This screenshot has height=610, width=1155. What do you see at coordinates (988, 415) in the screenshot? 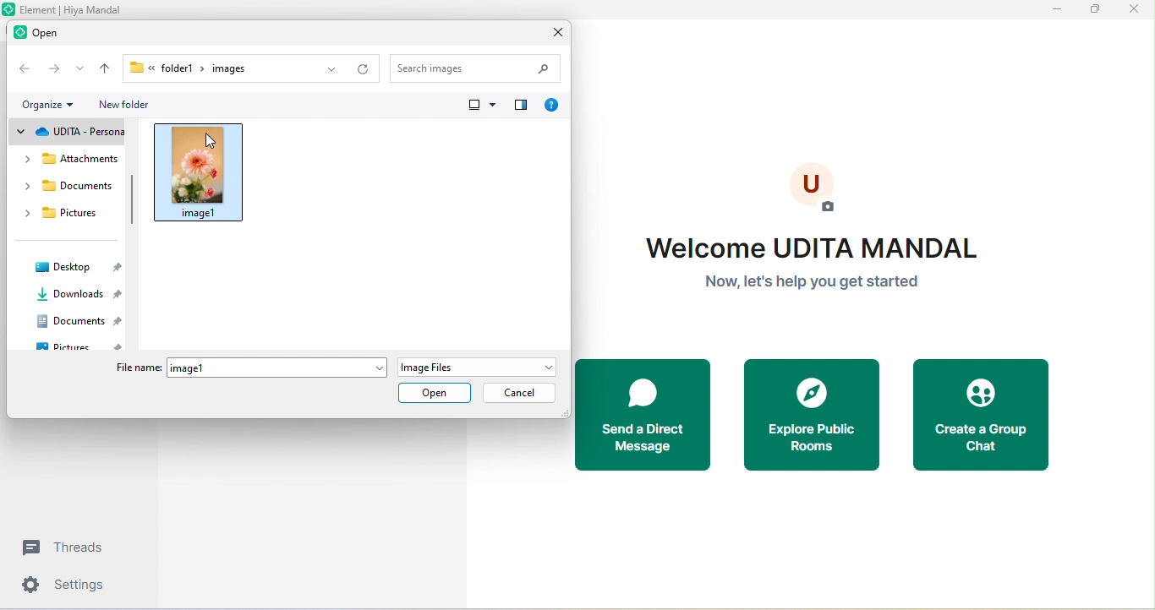
I see `create a group chat` at bounding box center [988, 415].